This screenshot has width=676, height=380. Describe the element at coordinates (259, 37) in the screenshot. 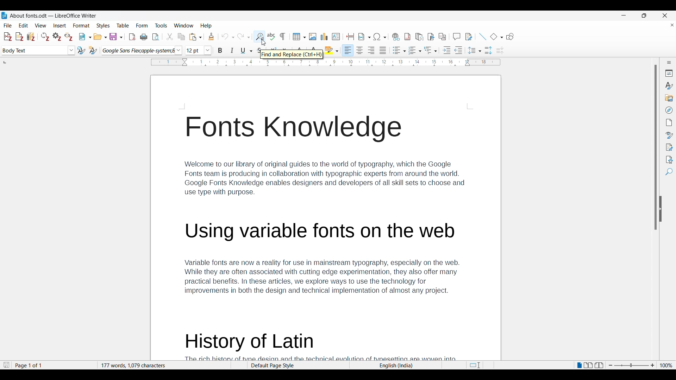

I see `Find and replace` at that location.